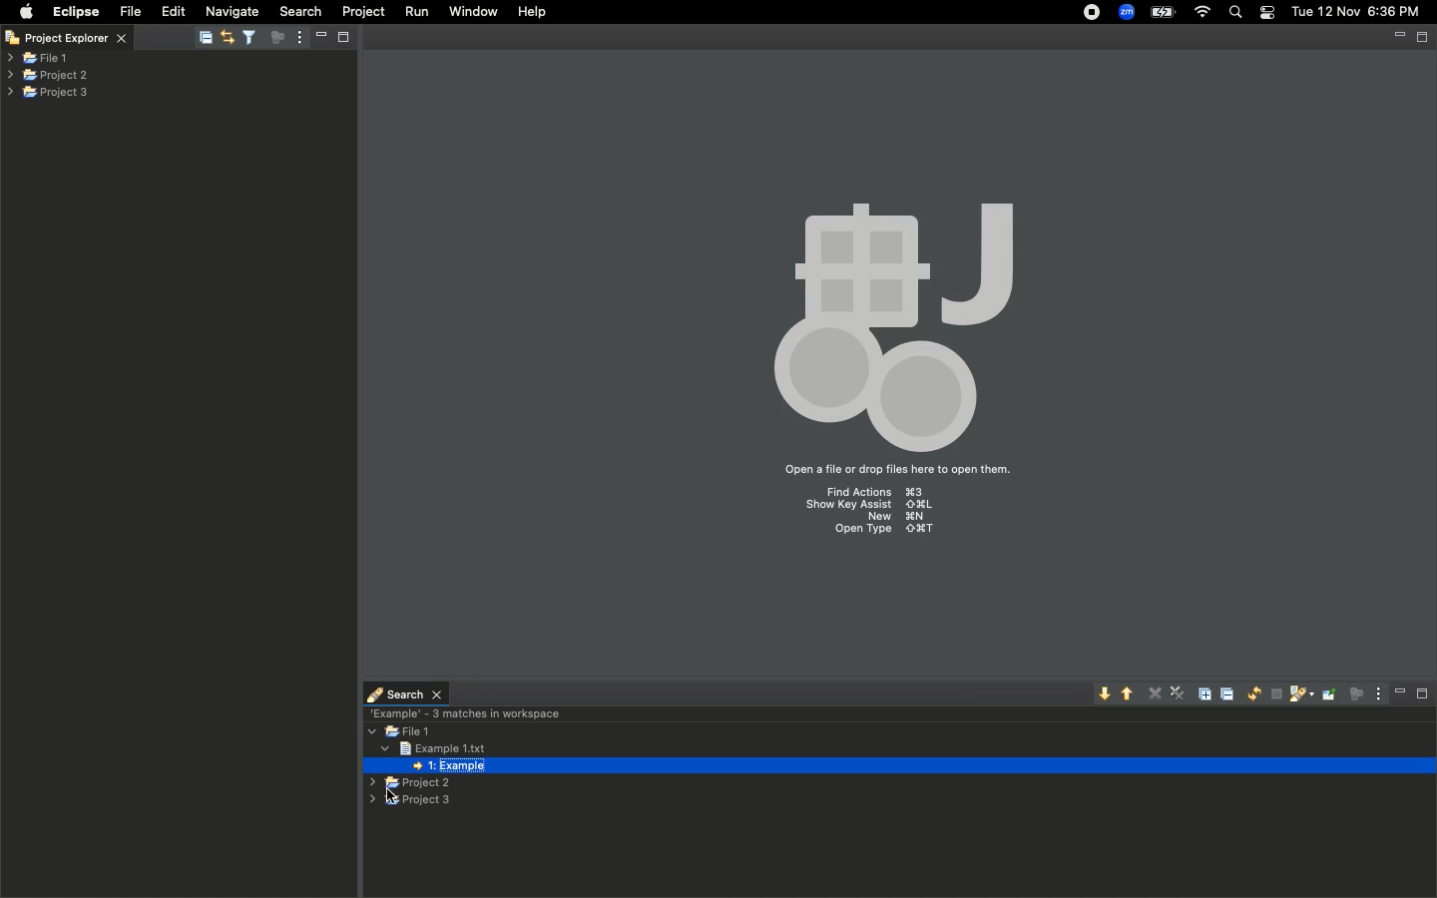 The height and width of the screenshot is (898, 1437). I want to click on Projects, so click(49, 73).